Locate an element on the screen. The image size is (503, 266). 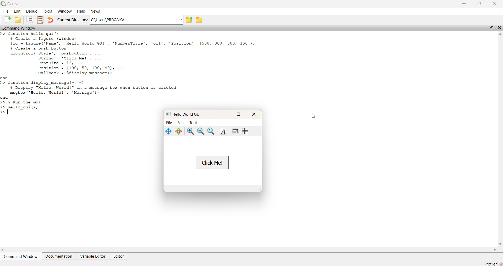
dropdown is located at coordinates (179, 20).